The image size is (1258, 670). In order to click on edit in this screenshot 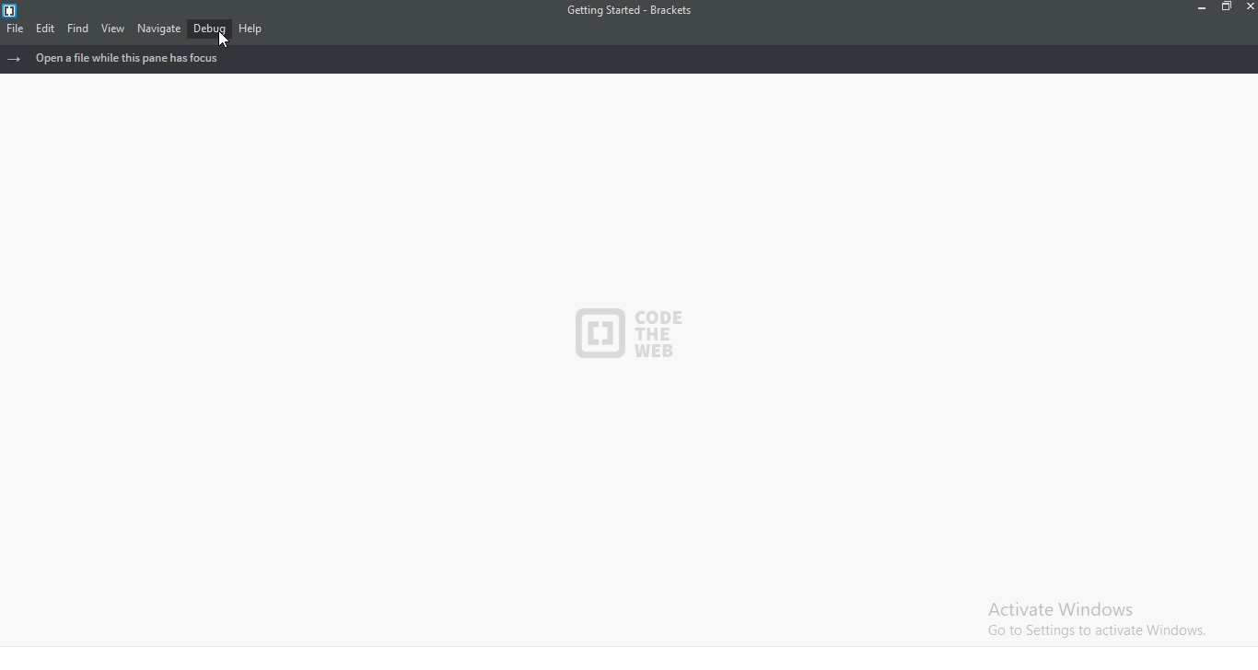, I will do `click(42, 29)`.